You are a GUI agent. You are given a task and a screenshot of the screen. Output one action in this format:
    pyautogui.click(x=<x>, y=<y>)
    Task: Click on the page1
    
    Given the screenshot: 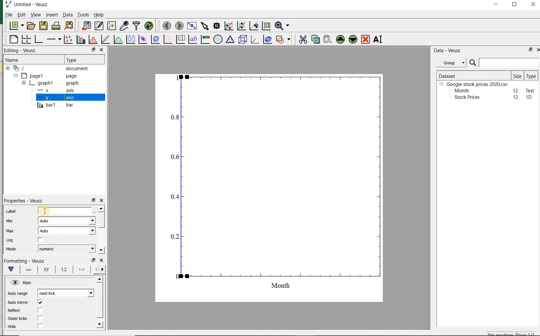 What is the action you would take?
    pyautogui.click(x=47, y=76)
    